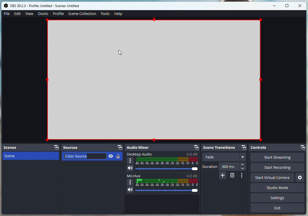 The image size is (308, 216). I want to click on Color Source, so click(91, 157).